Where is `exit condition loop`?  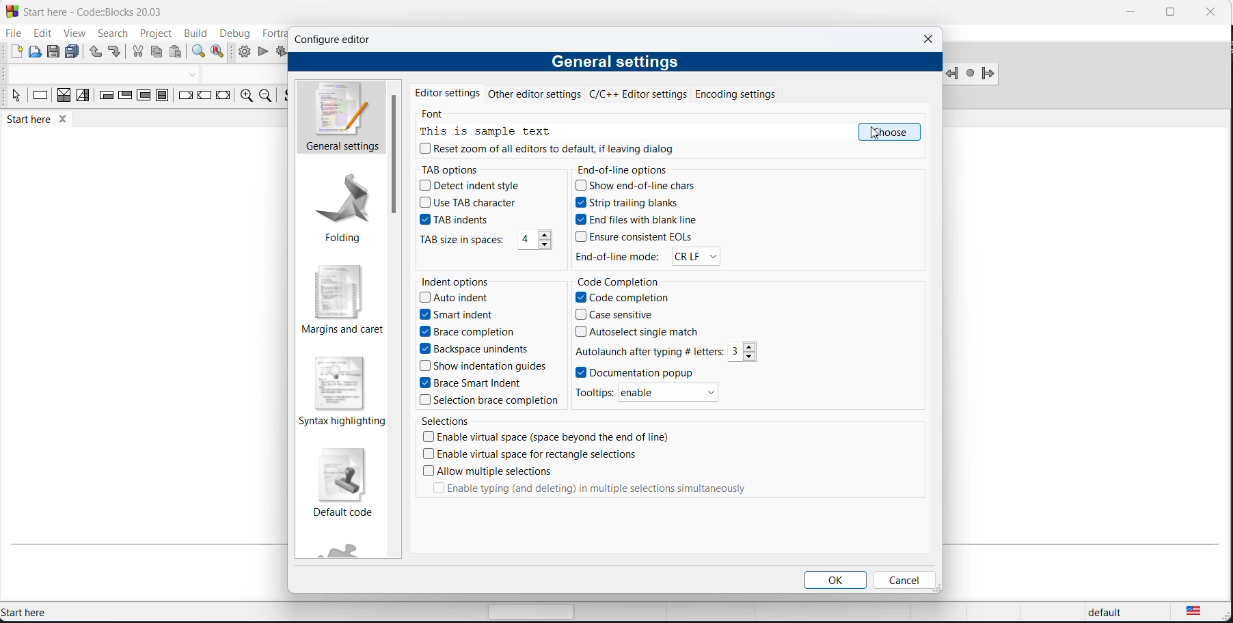 exit condition loop is located at coordinates (124, 98).